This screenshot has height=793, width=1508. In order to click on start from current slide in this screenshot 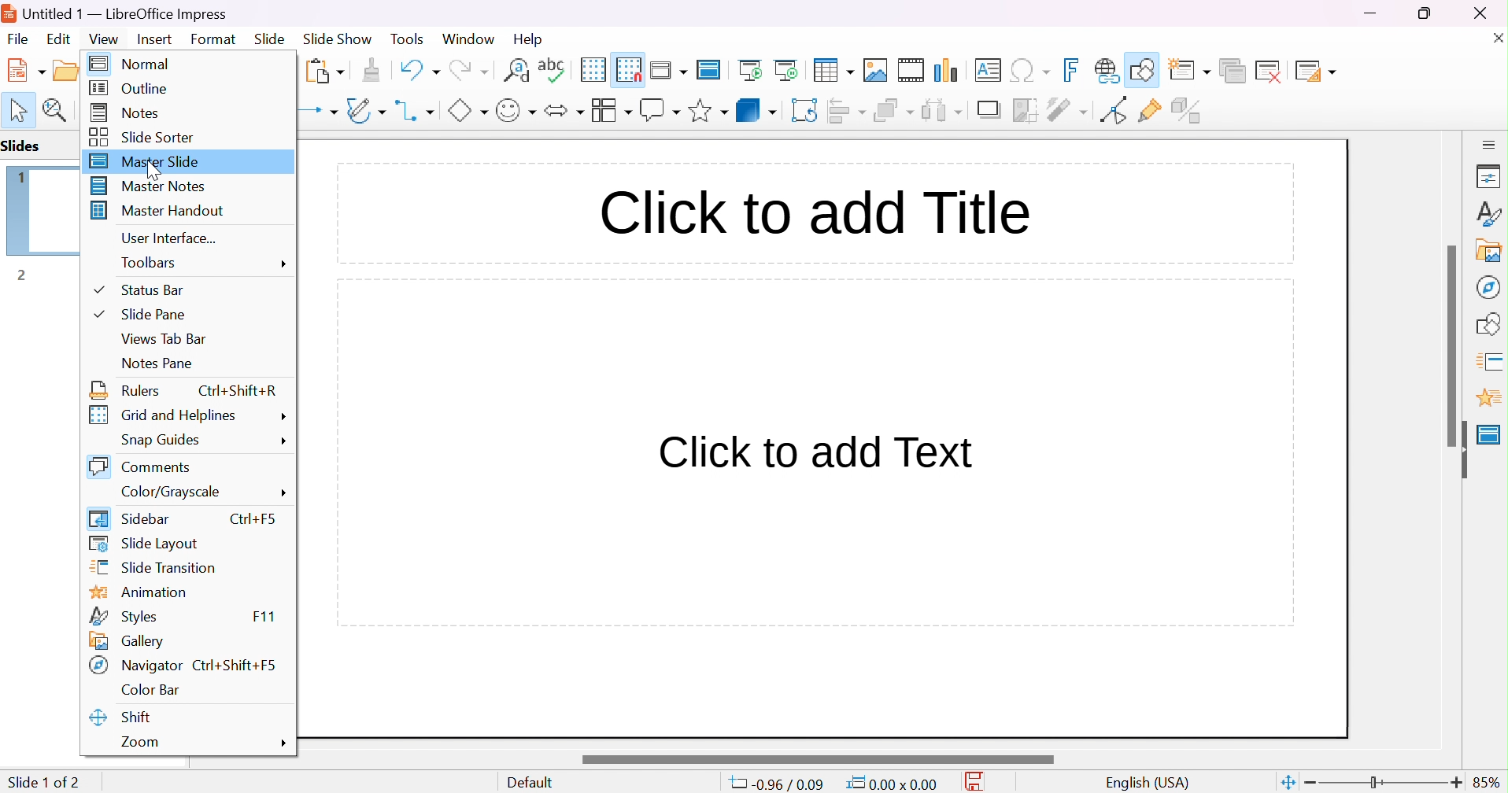, I will do `click(790, 69)`.